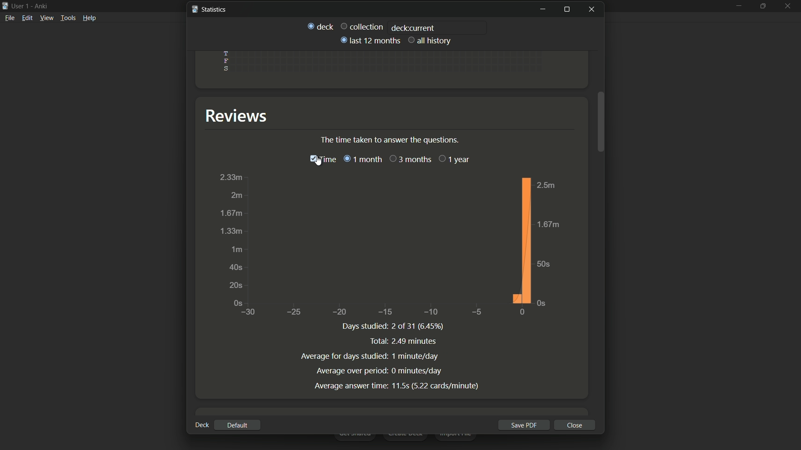 The height and width of the screenshot is (450, 801). Describe the element at coordinates (209, 9) in the screenshot. I see `statistics` at that location.